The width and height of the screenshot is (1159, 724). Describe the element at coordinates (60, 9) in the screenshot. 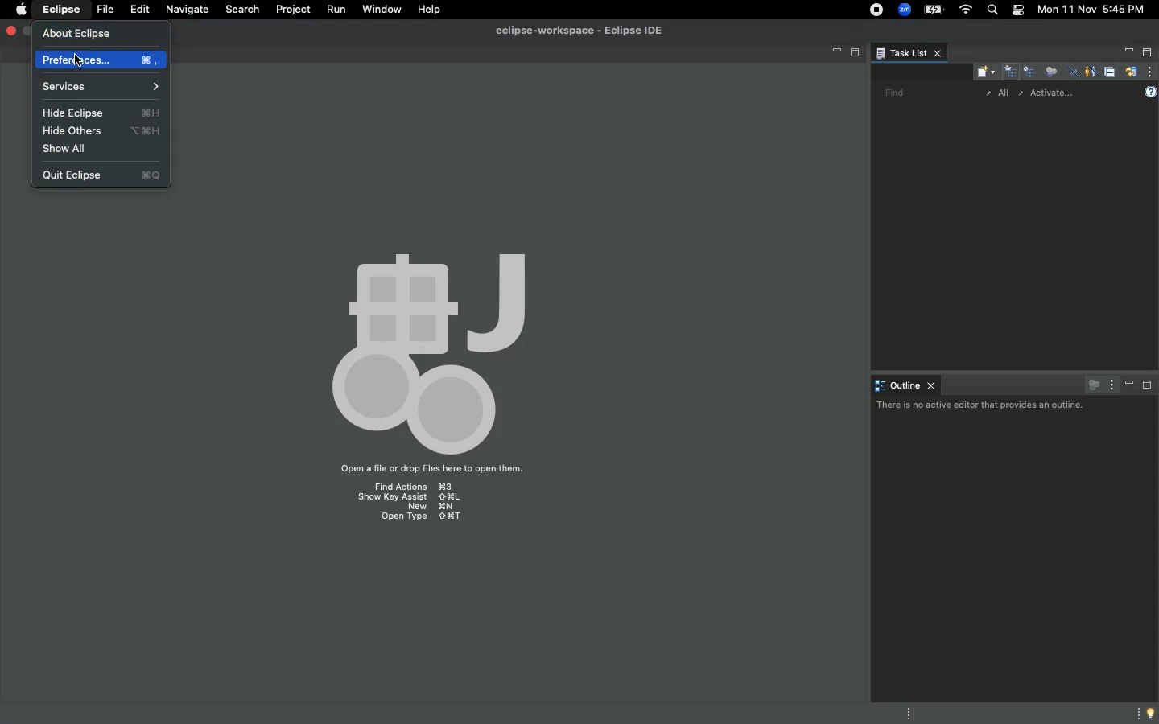

I see `Eclipse` at that location.